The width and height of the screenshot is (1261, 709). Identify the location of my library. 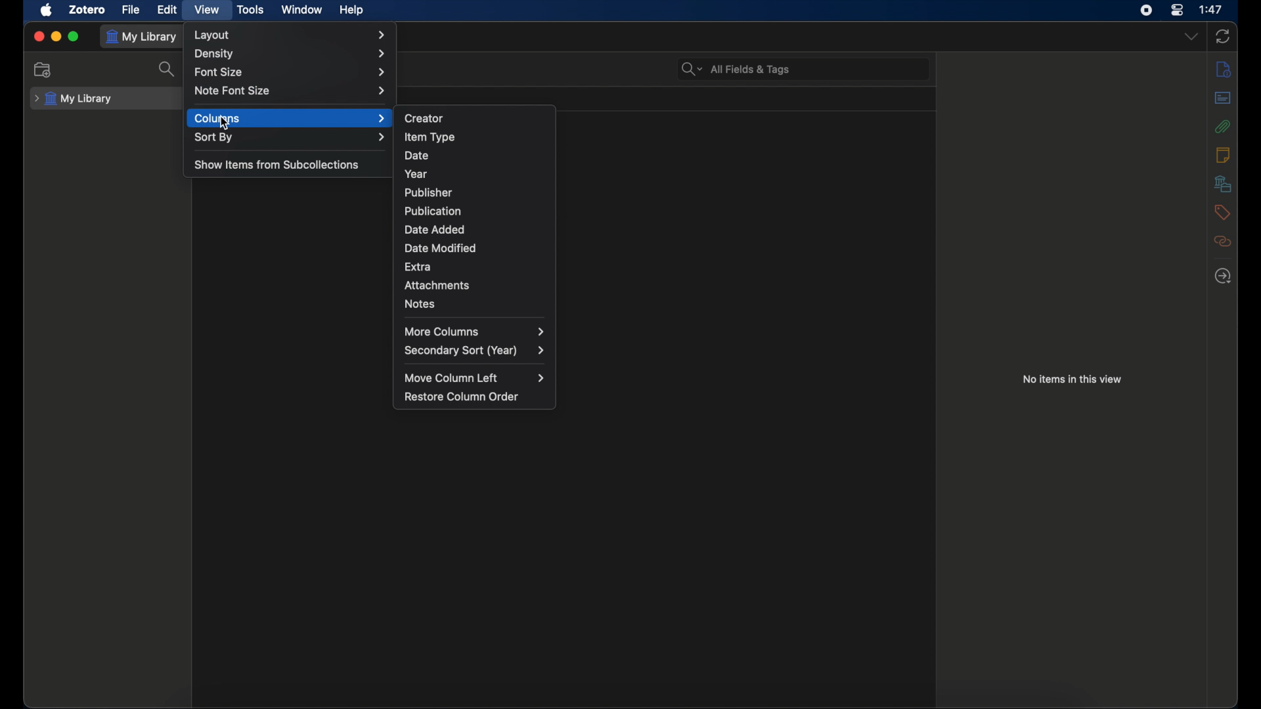
(76, 99).